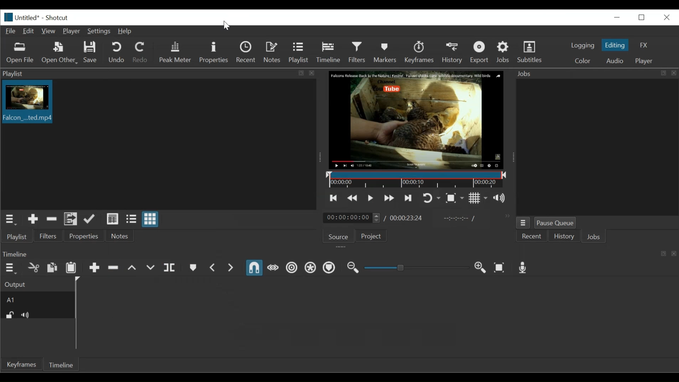  What do you see at coordinates (341, 237) in the screenshot?
I see `Source` at bounding box center [341, 237].